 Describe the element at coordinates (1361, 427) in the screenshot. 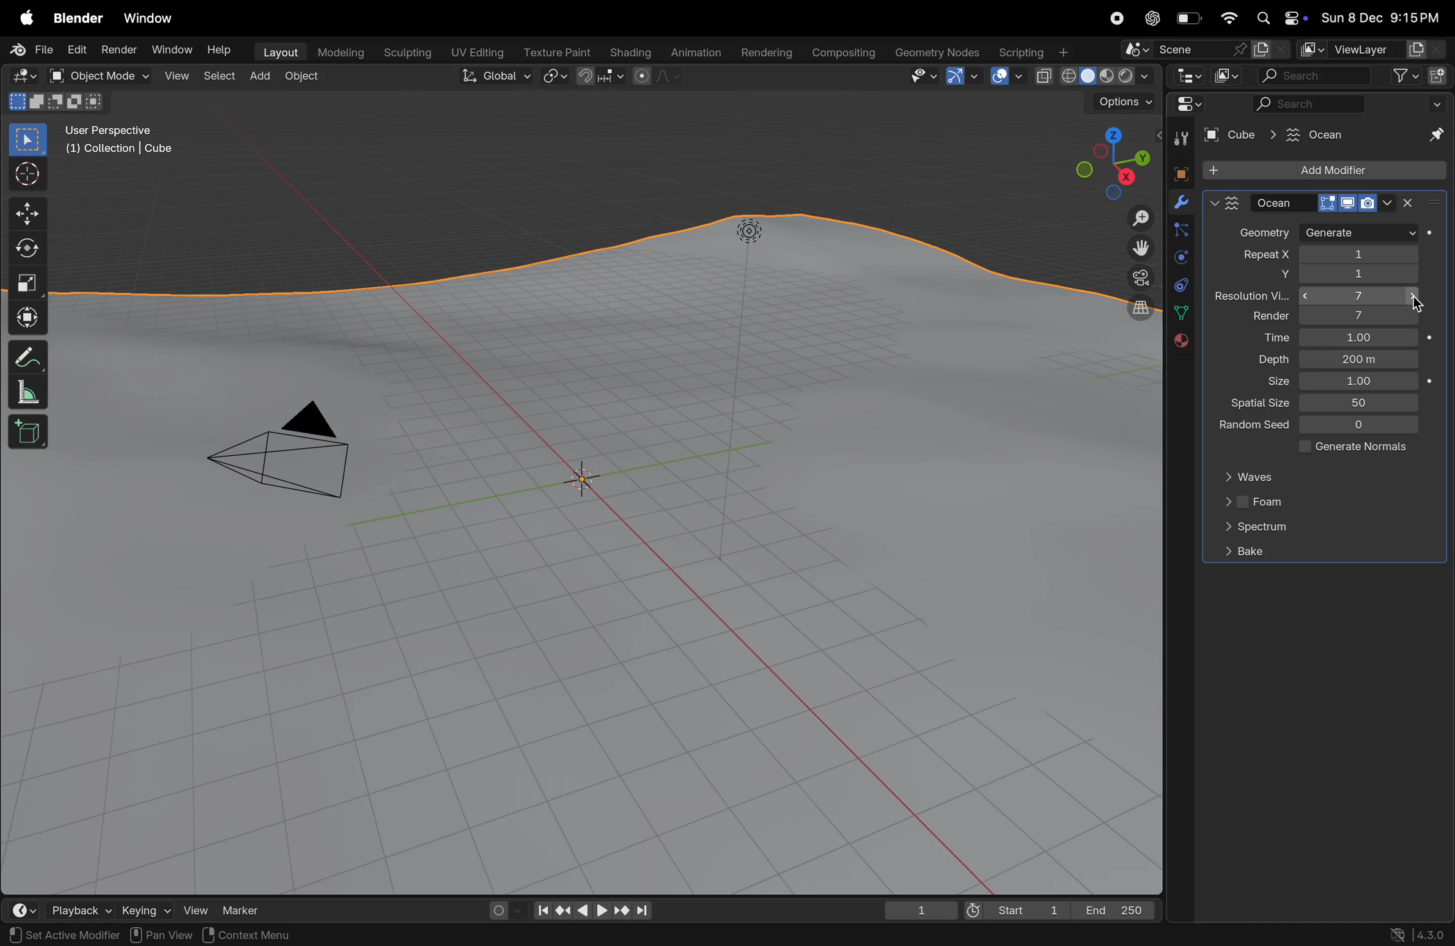

I see `0` at that location.